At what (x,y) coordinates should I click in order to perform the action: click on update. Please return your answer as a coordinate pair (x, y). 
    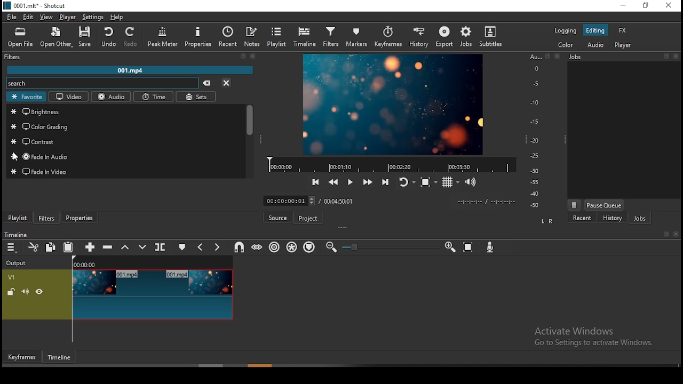
    Looking at the image, I should click on (86, 202).